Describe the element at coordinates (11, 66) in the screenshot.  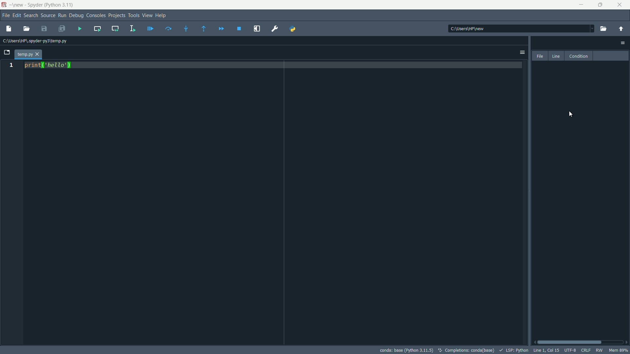
I see `line number 1` at that location.